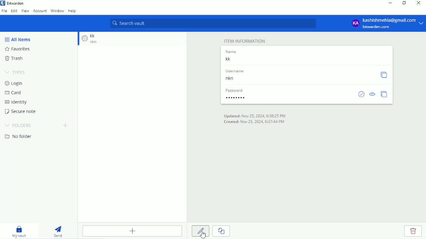 The image size is (426, 239). What do you see at coordinates (14, 83) in the screenshot?
I see `Login` at bounding box center [14, 83].